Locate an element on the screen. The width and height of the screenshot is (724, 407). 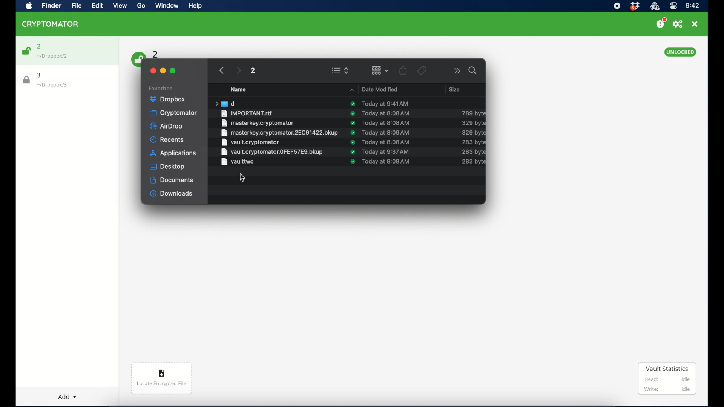
size is located at coordinates (473, 151).